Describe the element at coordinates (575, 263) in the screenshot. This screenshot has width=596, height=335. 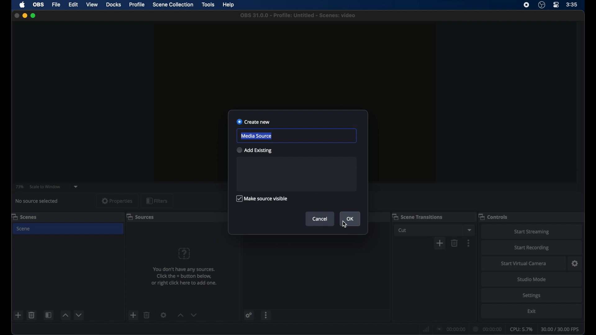
I see `settings` at that location.